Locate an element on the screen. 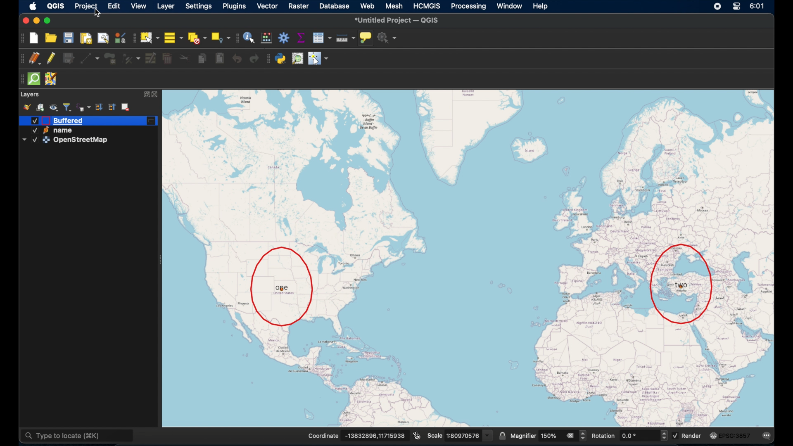 Image resolution: width=793 pixels, height=446 pixels. edited layer icon is located at coordinates (152, 121).